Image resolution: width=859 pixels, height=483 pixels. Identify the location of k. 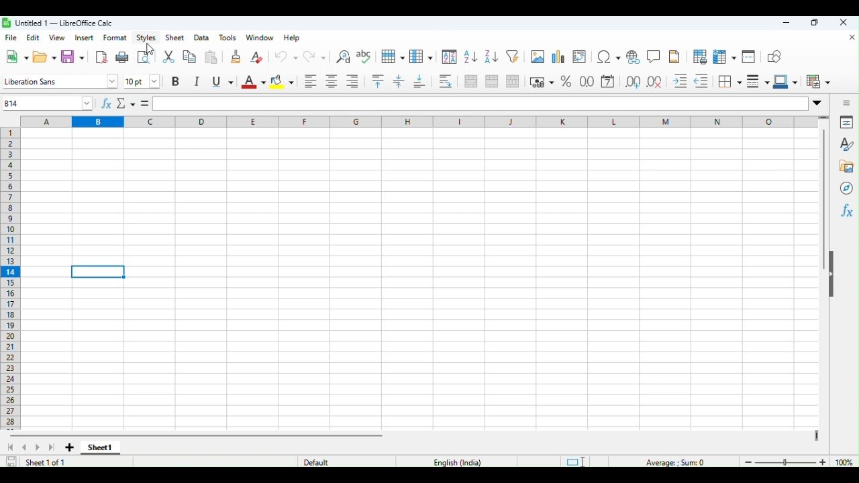
(562, 122).